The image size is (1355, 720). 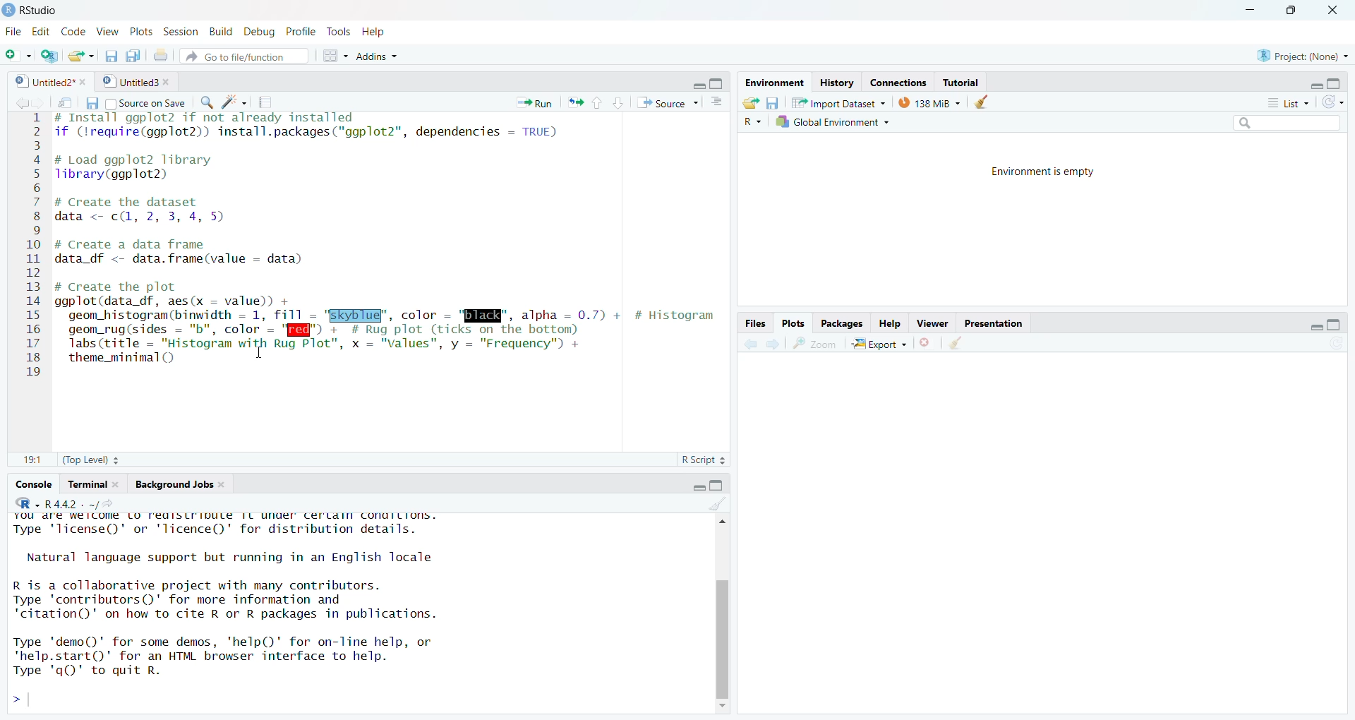 I want to click on Plots, so click(x=140, y=30).